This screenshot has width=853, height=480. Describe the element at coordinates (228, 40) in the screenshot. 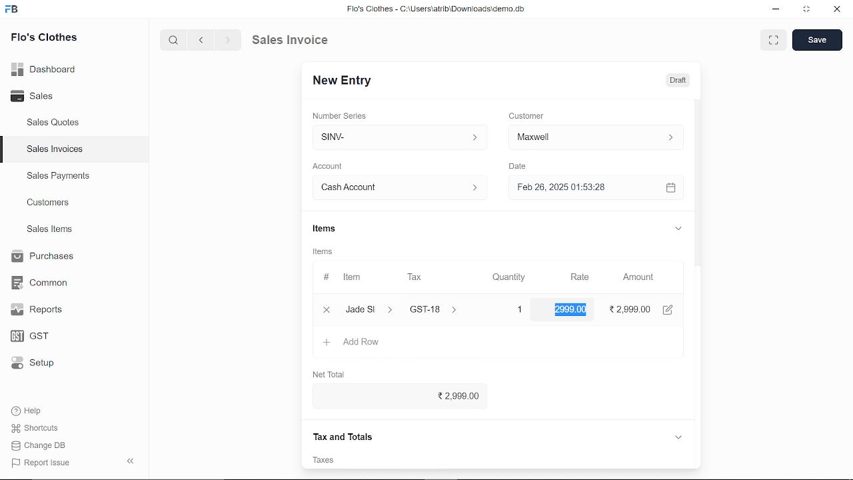

I see `next` at that location.